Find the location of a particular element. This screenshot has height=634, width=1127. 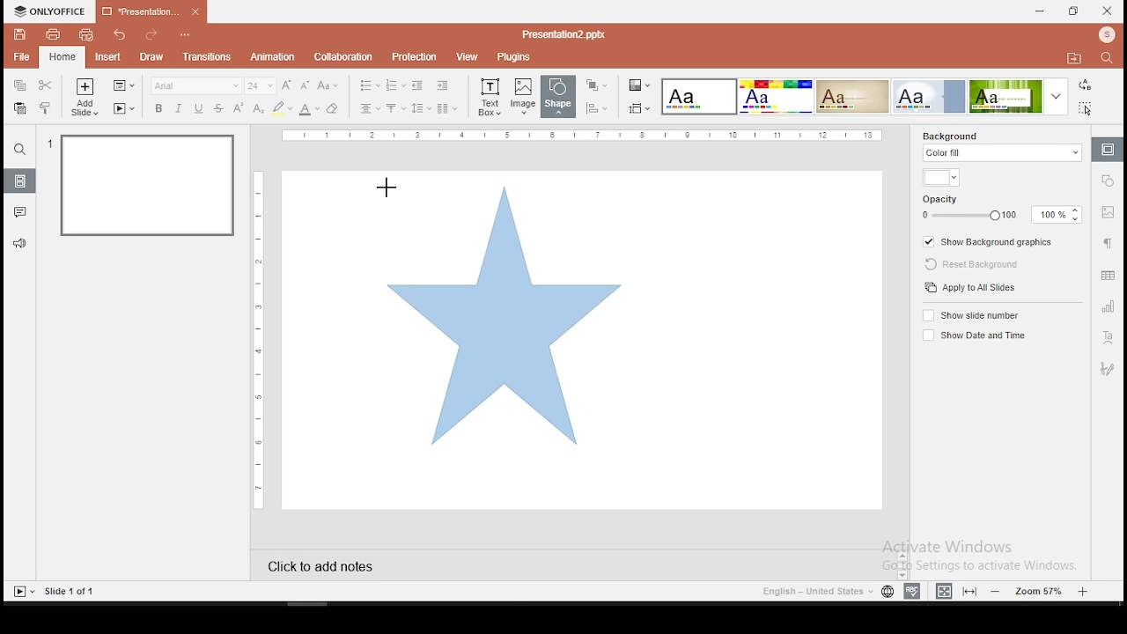

theme is located at coordinates (775, 97).